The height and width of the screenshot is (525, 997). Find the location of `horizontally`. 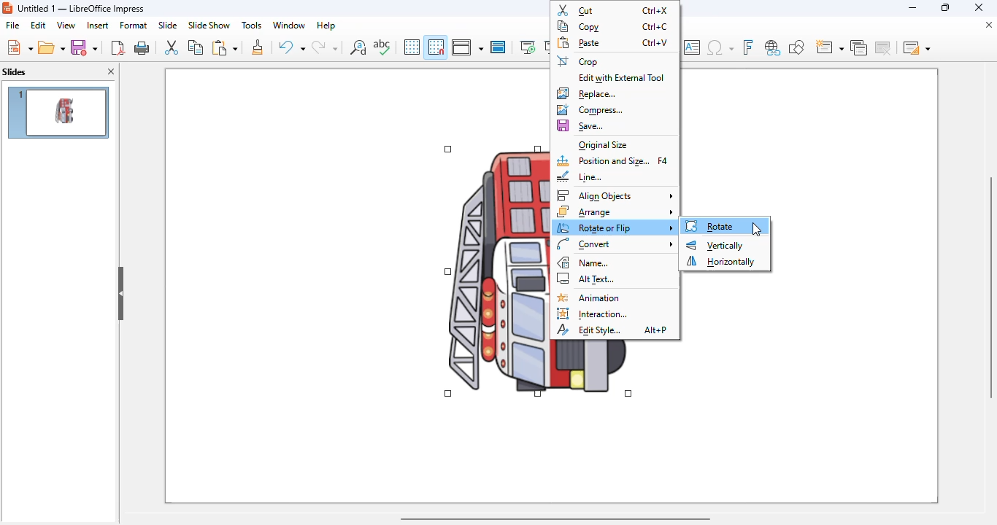

horizontally is located at coordinates (721, 261).